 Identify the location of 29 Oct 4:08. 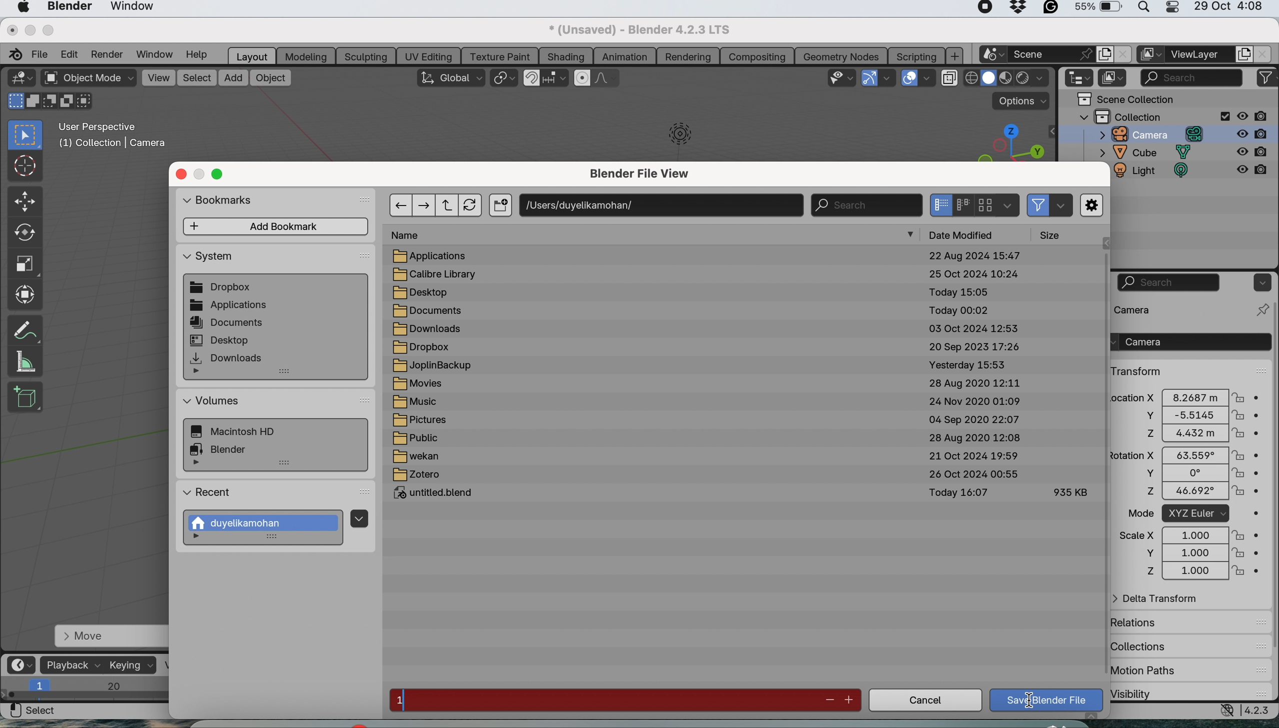
(1229, 7).